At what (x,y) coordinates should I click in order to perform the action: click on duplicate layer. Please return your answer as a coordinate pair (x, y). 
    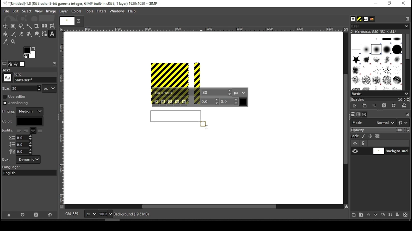
    Looking at the image, I should click on (384, 215).